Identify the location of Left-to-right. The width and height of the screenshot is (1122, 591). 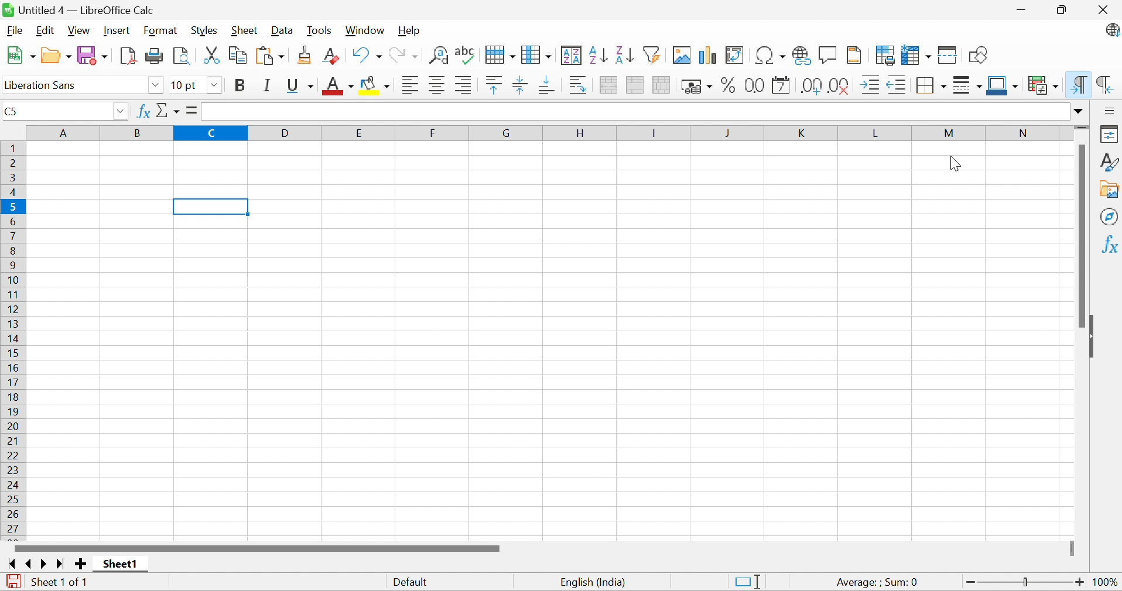
(1077, 85).